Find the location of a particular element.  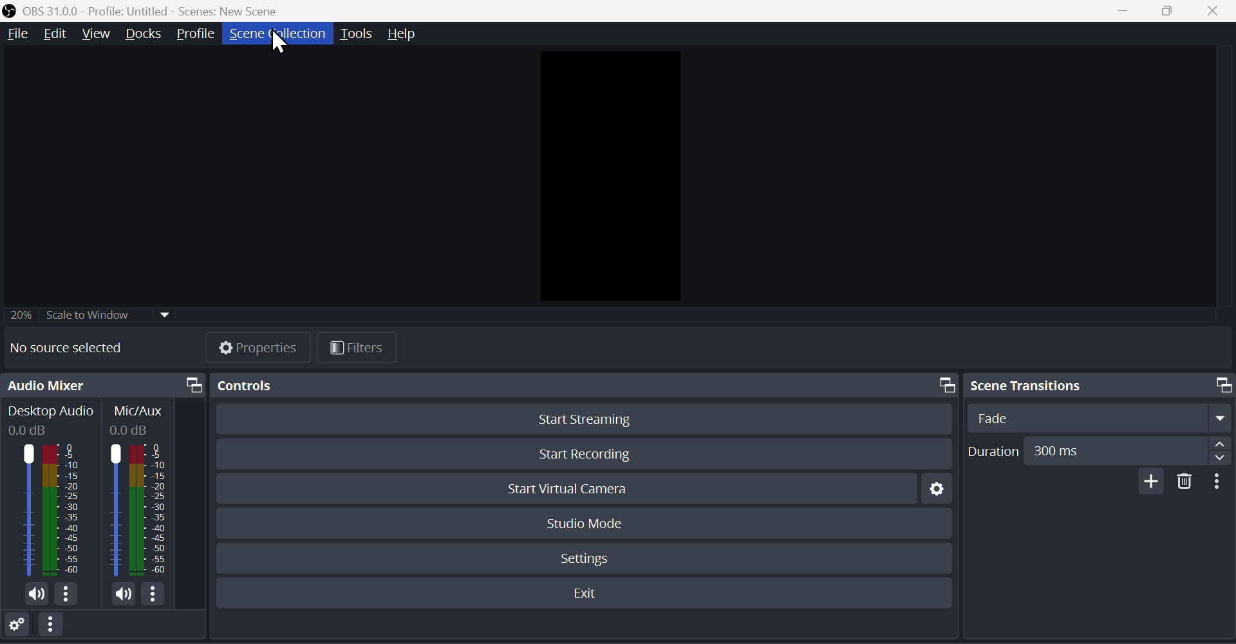

Exit is located at coordinates (590, 594).